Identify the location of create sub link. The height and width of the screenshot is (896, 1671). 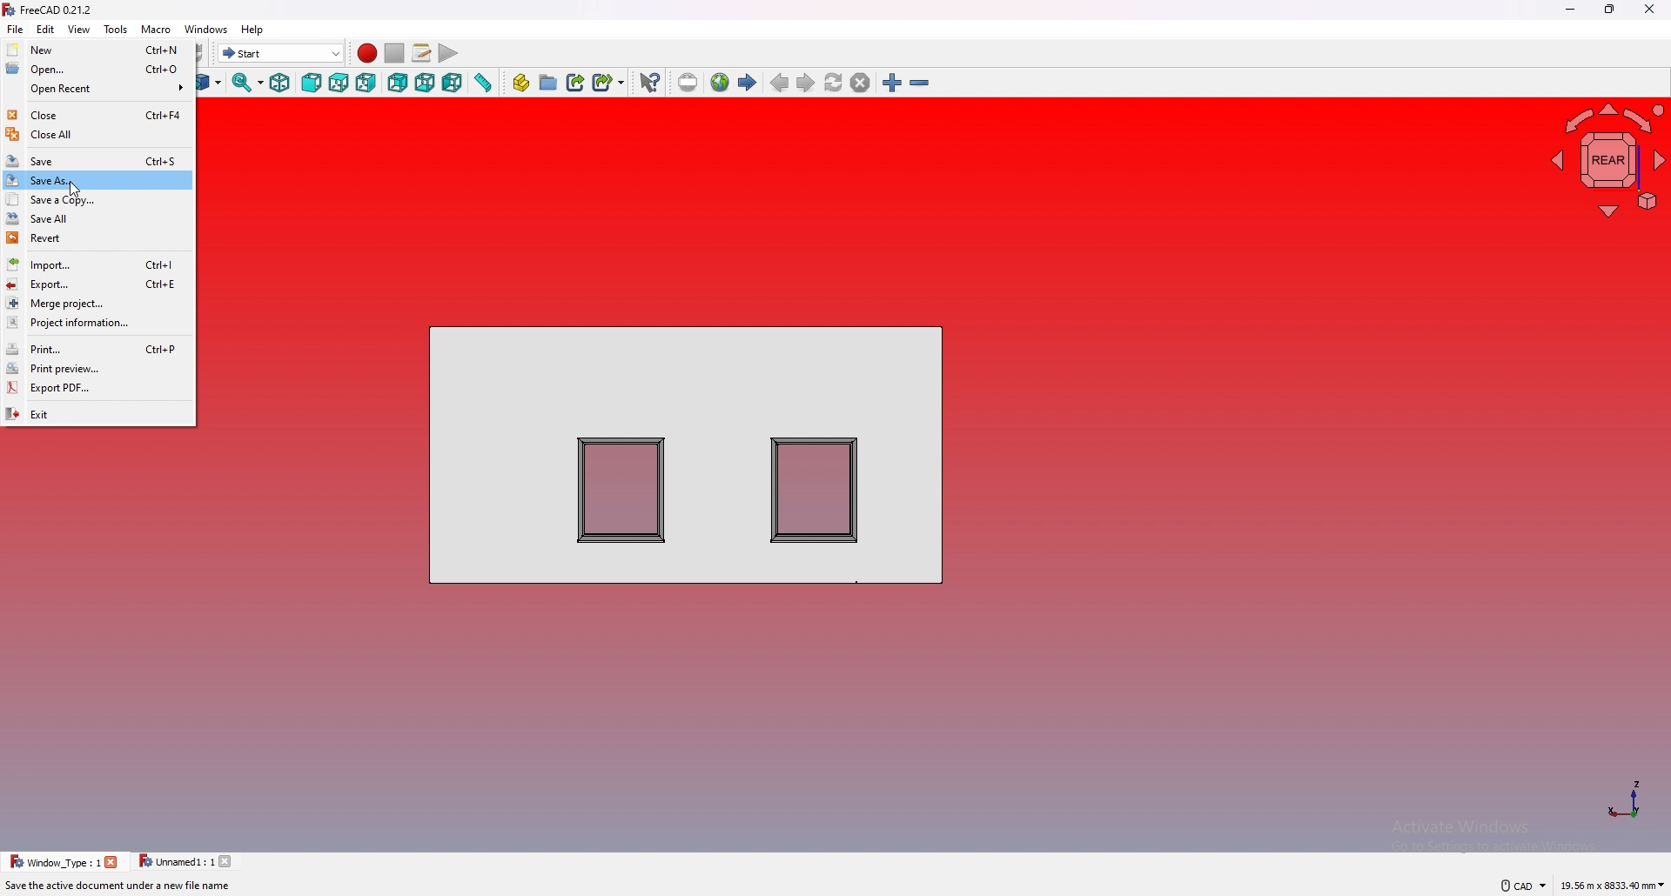
(608, 83).